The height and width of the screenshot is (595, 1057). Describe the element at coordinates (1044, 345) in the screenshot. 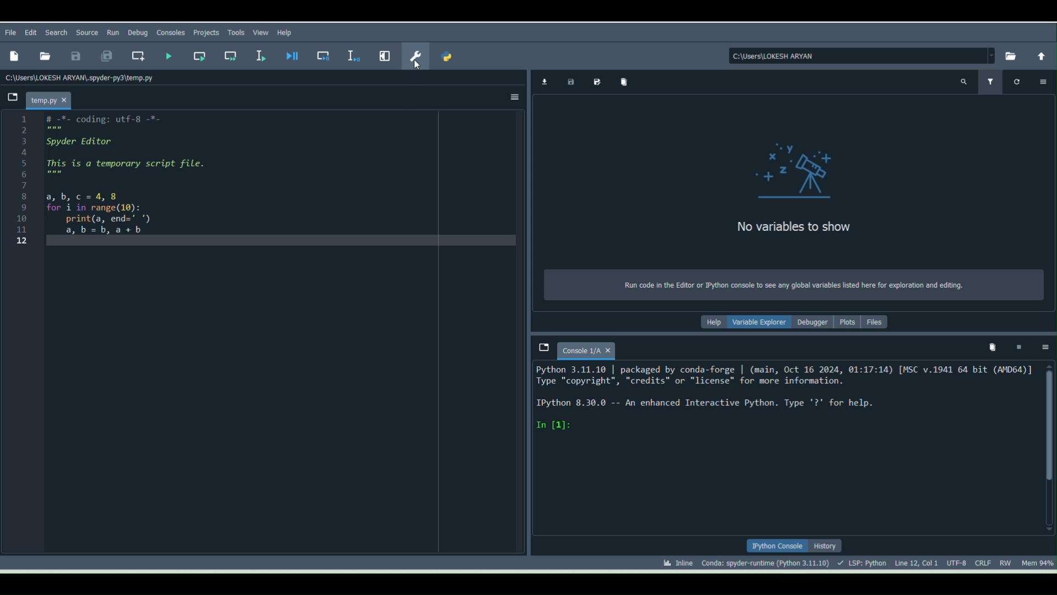

I see `Options` at that location.